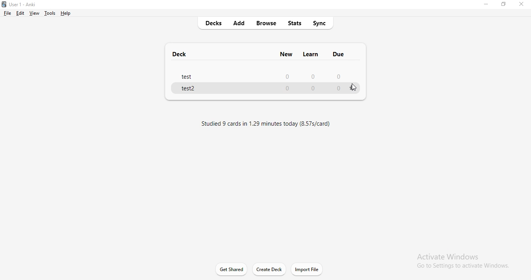  What do you see at coordinates (270, 270) in the screenshot?
I see `create deck` at bounding box center [270, 270].